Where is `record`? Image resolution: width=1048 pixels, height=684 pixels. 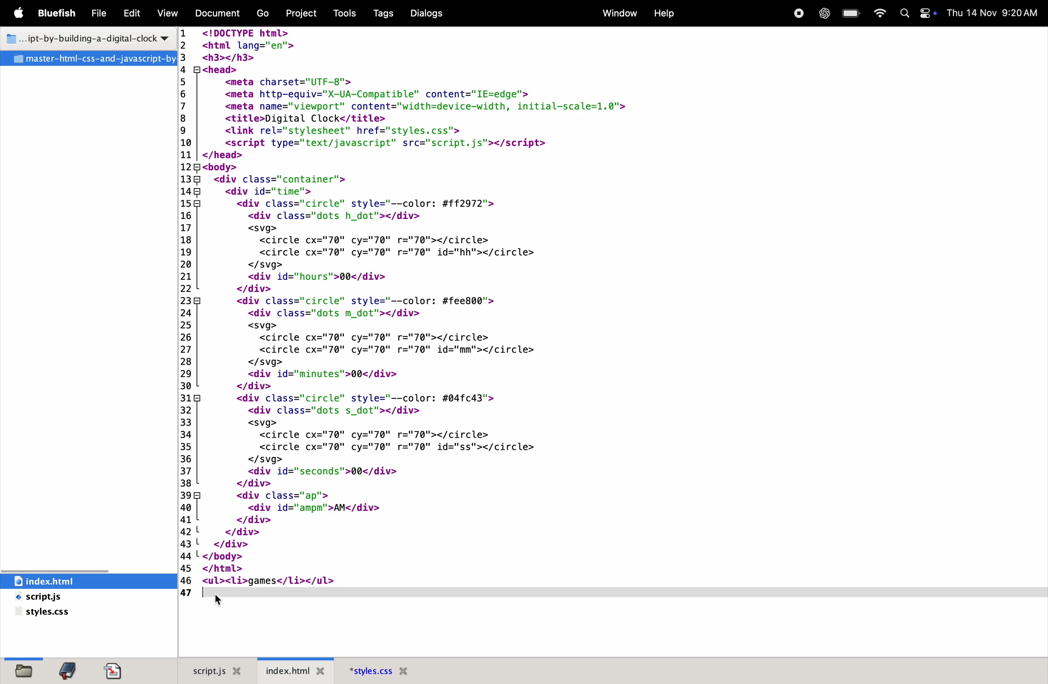
record is located at coordinates (797, 13).